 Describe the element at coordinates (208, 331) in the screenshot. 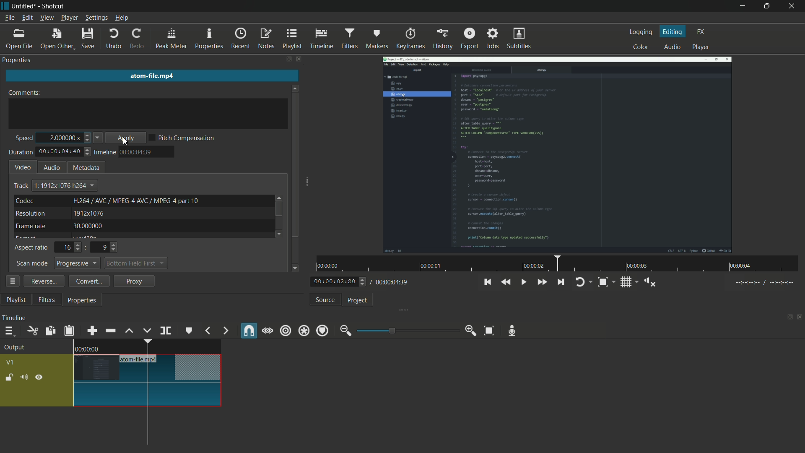

I see `previous marker` at that location.